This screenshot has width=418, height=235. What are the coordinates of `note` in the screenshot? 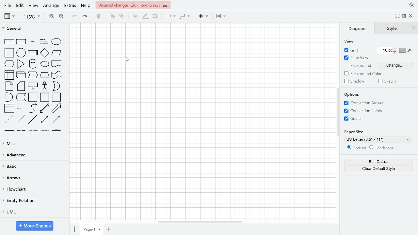 It's located at (9, 86).